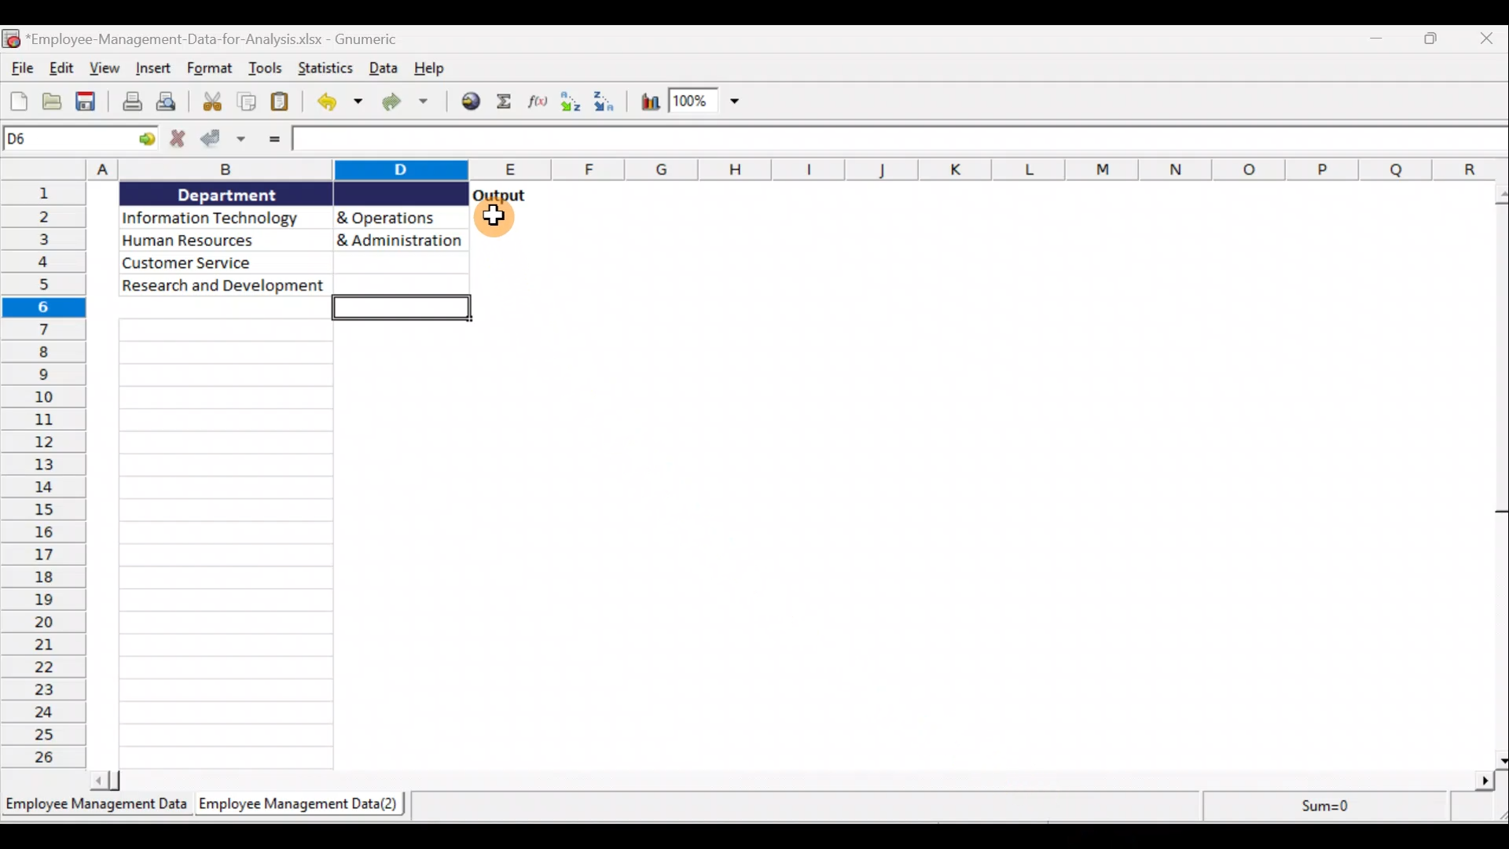  I want to click on Tools, so click(267, 66).